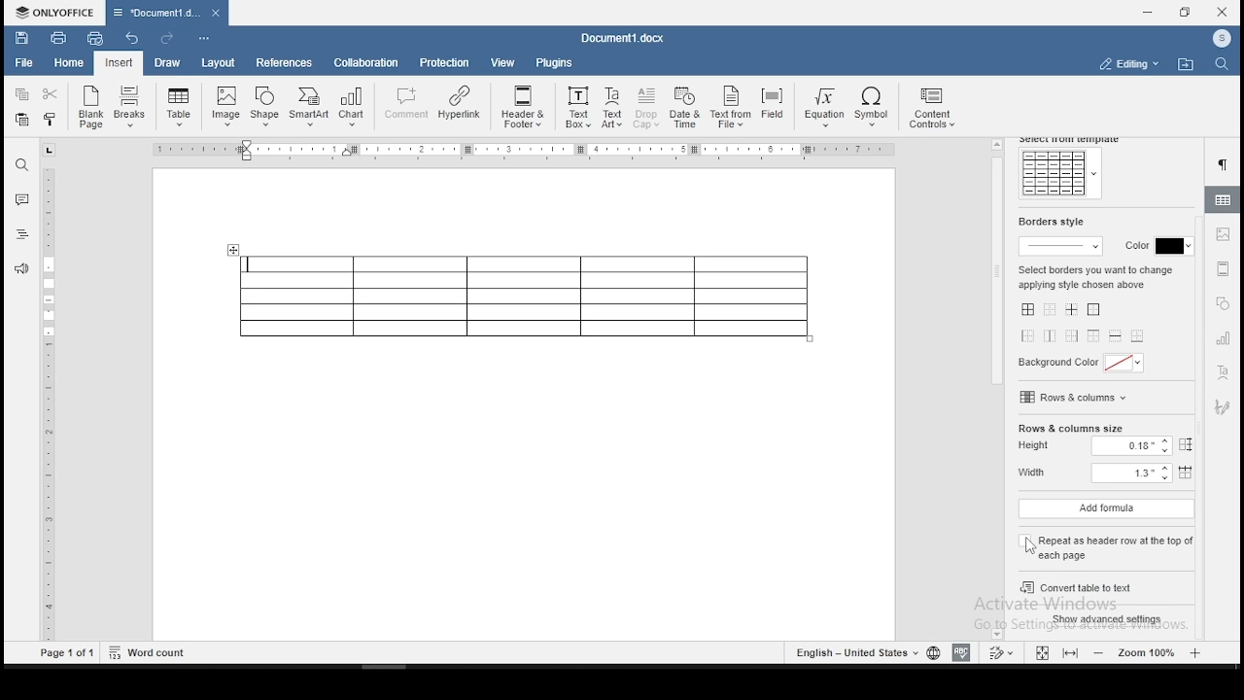 The width and height of the screenshot is (1244, 700). Describe the element at coordinates (1222, 13) in the screenshot. I see `close window` at that location.